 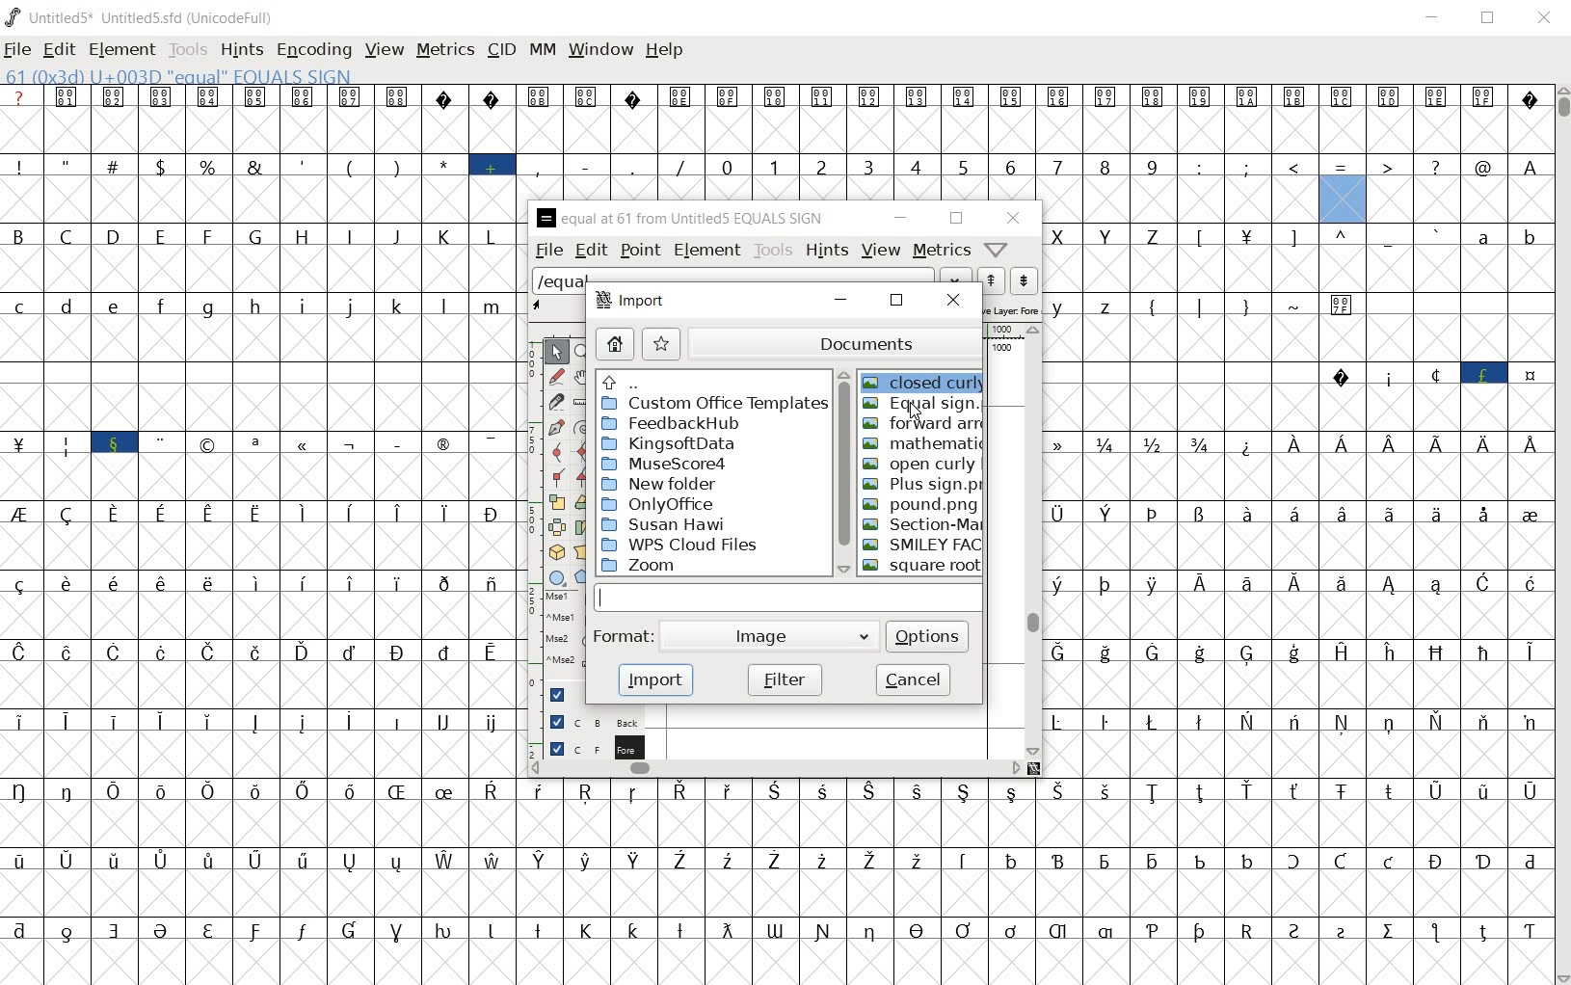 What do you see at coordinates (554, 696) in the screenshot?
I see `Guide` at bounding box center [554, 696].